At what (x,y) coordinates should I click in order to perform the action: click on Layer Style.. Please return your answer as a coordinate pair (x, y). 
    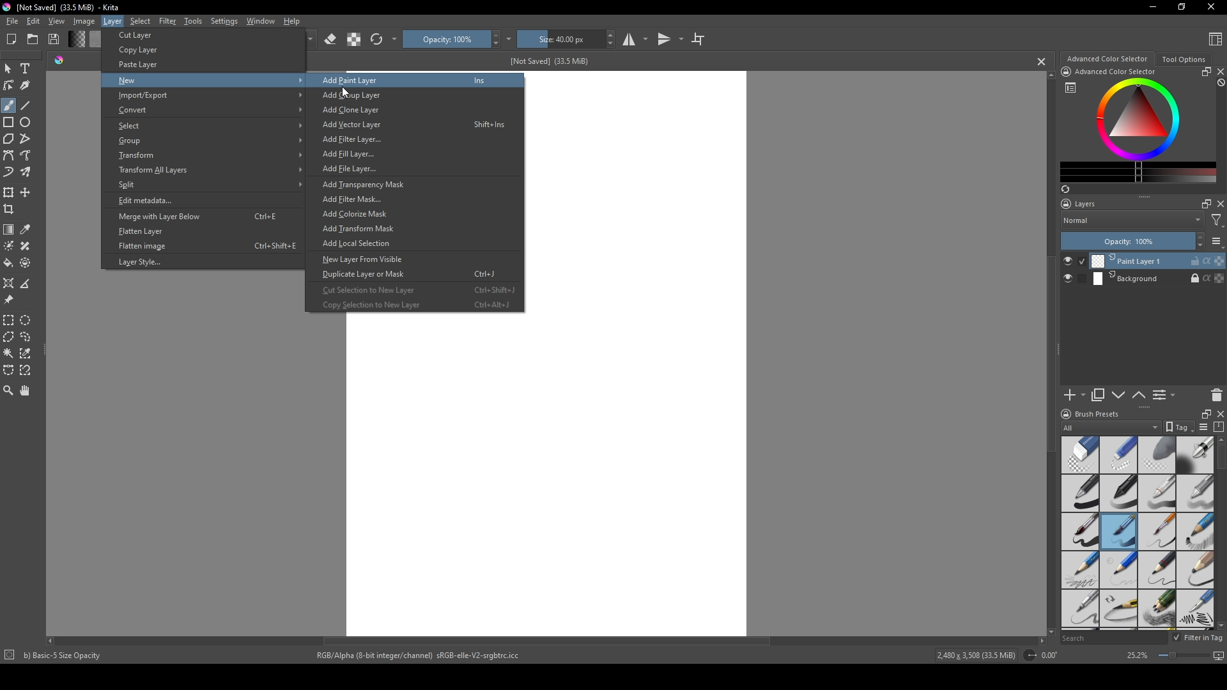
    Looking at the image, I should click on (144, 262).